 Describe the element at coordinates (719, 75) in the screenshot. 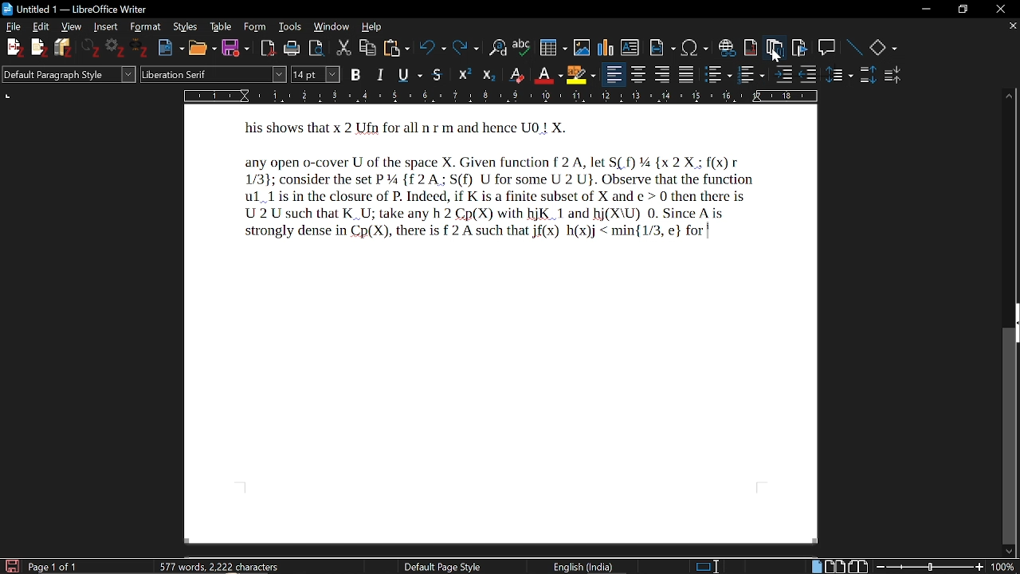

I see `Togle ordered list` at that location.